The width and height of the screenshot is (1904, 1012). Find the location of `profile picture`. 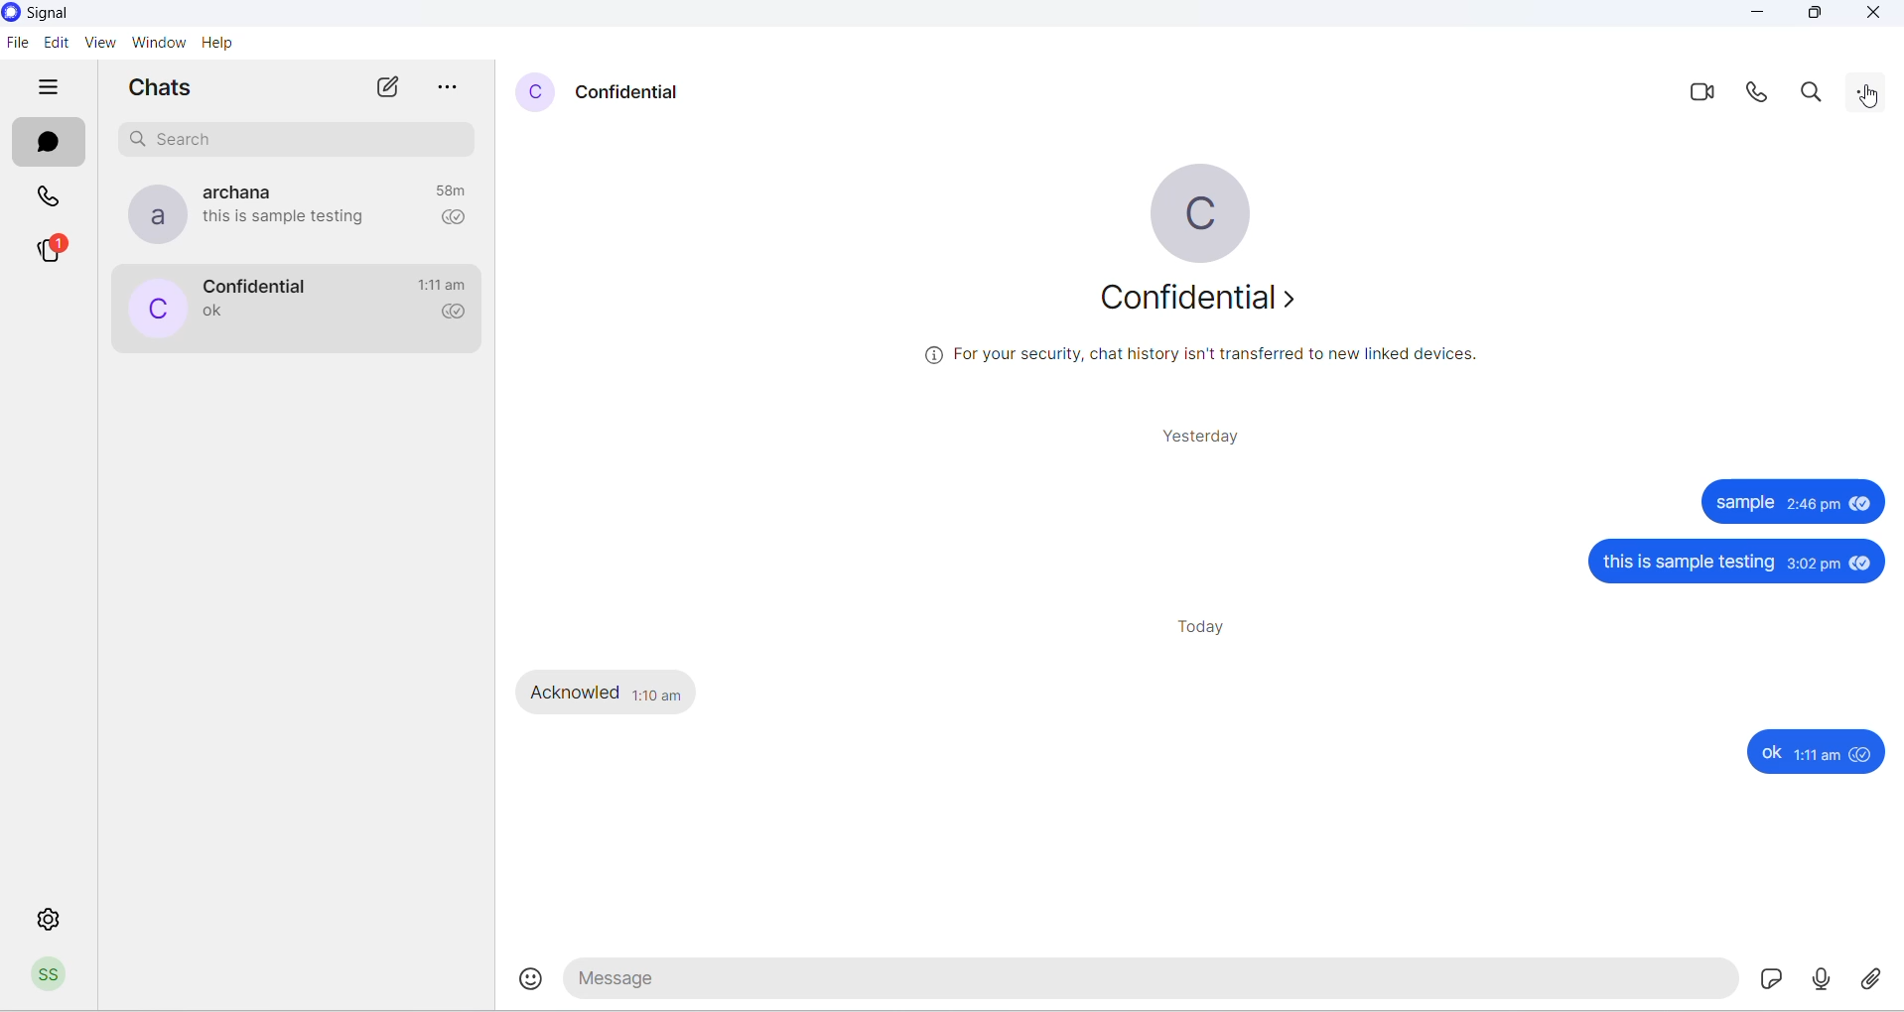

profile picture is located at coordinates (154, 308).